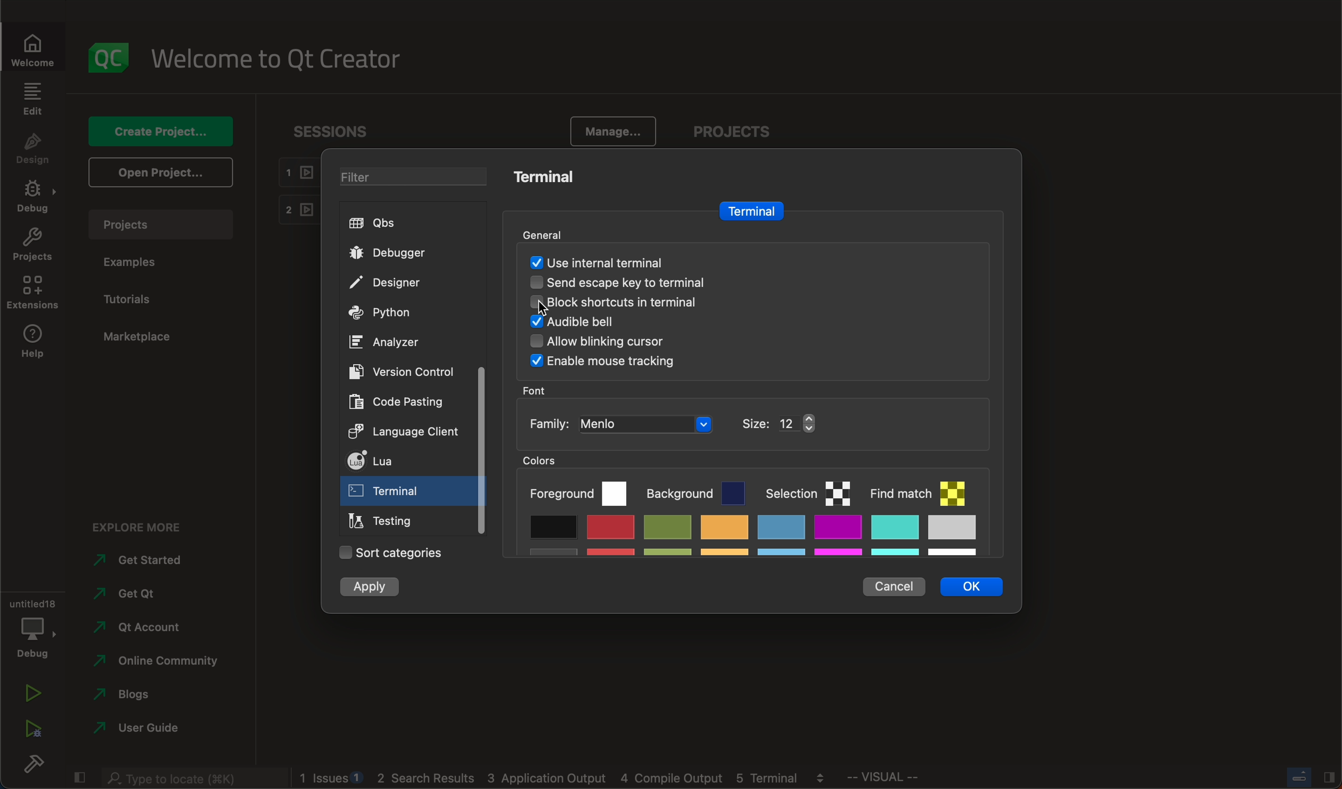 The width and height of the screenshot is (1342, 789). What do you see at coordinates (36, 294) in the screenshot?
I see `extensions` at bounding box center [36, 294].